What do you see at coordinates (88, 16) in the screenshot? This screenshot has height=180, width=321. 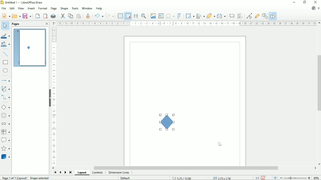 I see `Clone formatting` at bounding box center [88, 16].